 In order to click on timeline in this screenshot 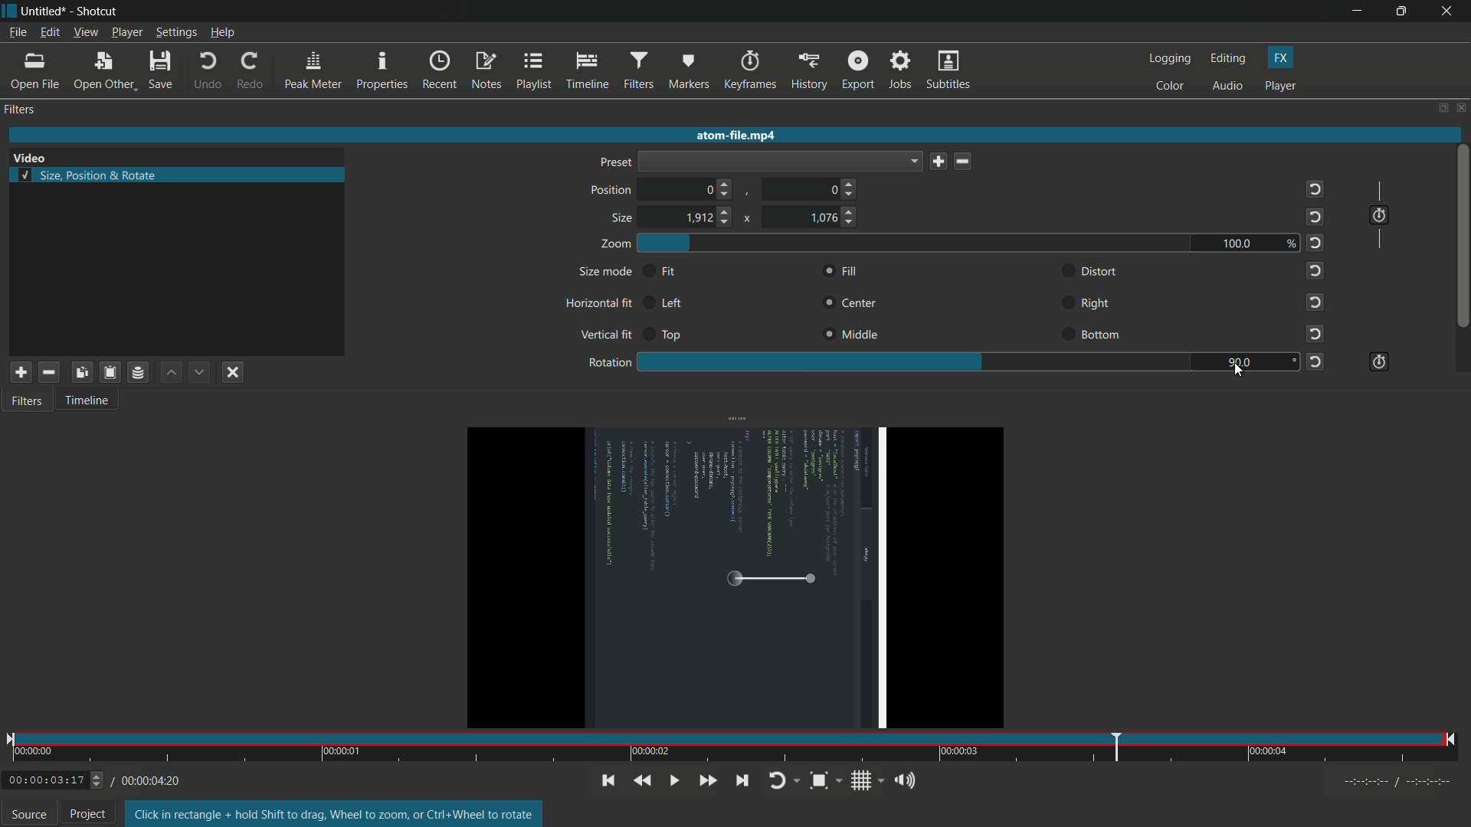, I will do `click(585, 71)`.